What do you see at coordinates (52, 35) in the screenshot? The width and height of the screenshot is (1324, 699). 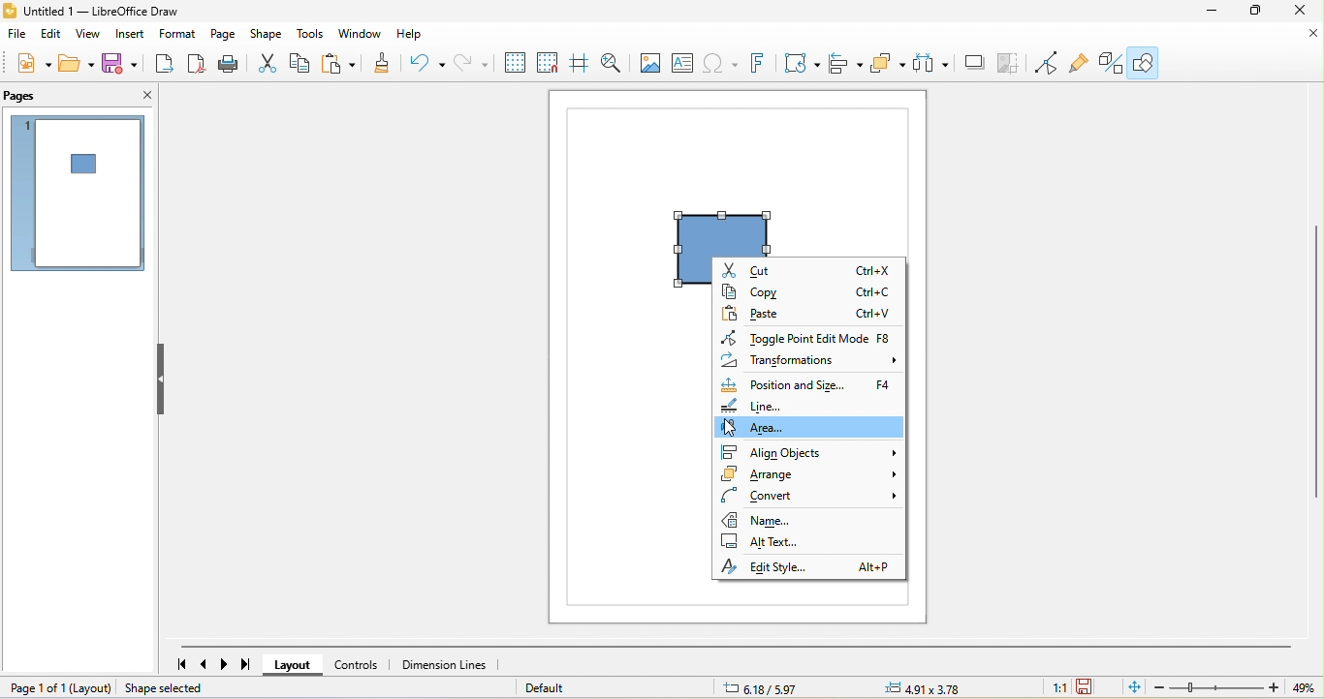 I see `edit` at bounding box center [52, 35].